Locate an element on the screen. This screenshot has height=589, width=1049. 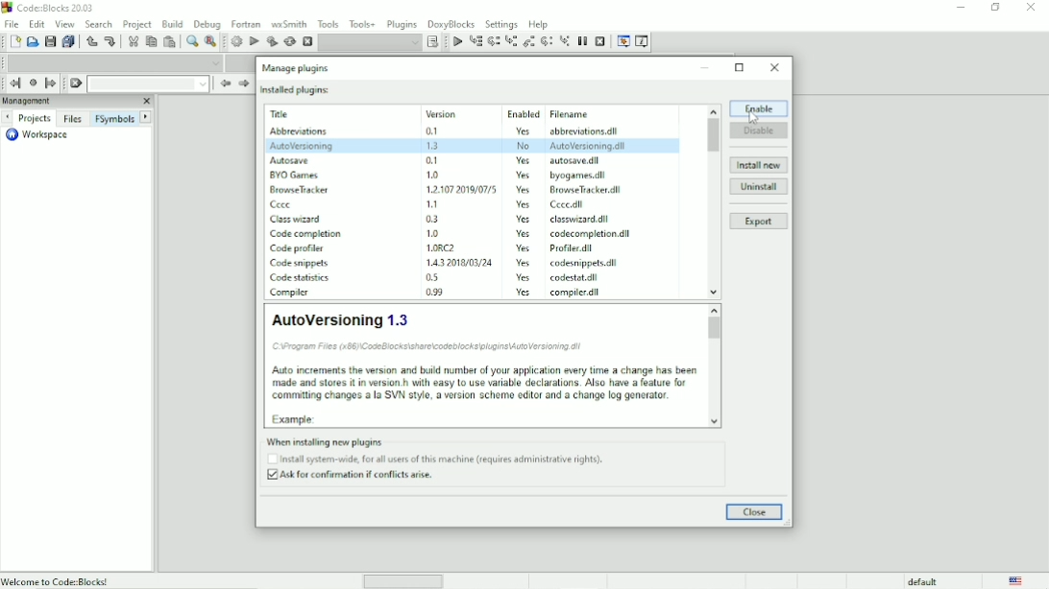
file is located at coordinates (593, 235).